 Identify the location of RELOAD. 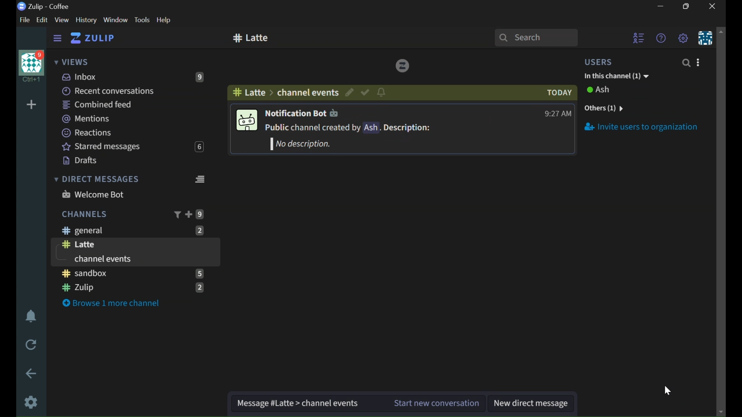
(32, 344).